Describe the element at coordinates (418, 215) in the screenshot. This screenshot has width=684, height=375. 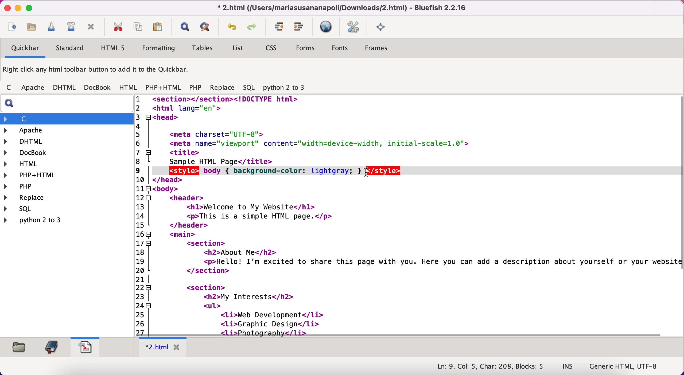
I see `Html code to create a website. It talks about "This is my website" in the header. In the <main> section it says "Hello! I am excited to share this page with you." It also lists different interests under "My interests" and provides the html code for designing the entire structure of the website. ` at that location.